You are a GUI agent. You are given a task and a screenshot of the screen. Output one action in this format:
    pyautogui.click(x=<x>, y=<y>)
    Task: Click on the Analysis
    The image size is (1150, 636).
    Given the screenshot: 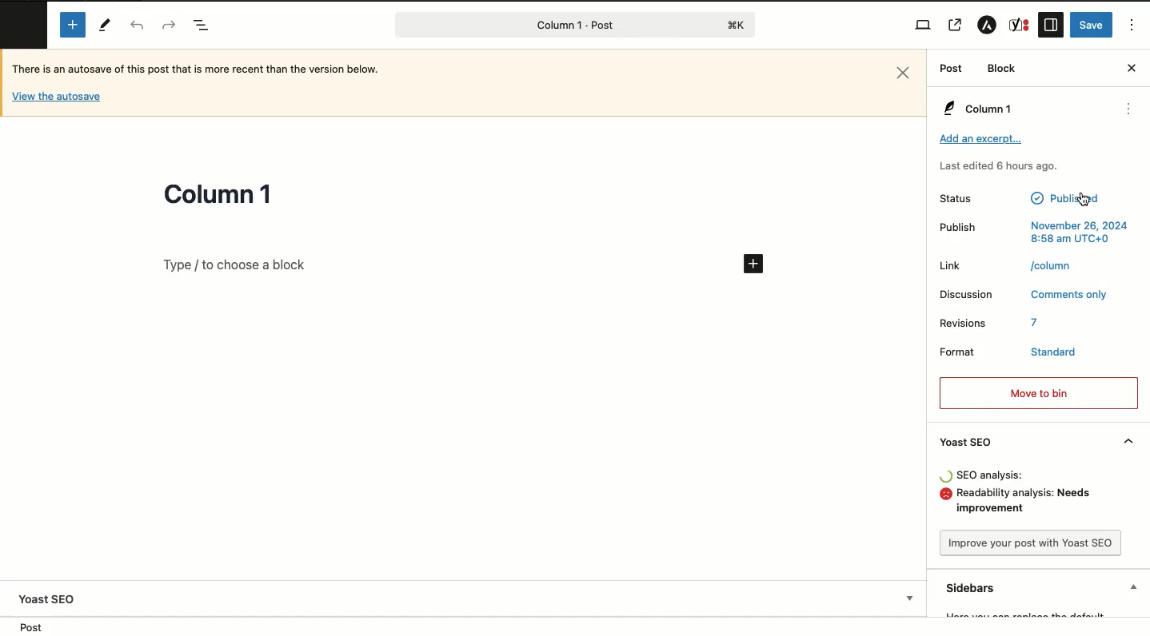 What is the action you would take?
    pyautogui.click(x=1028, y=503)
    